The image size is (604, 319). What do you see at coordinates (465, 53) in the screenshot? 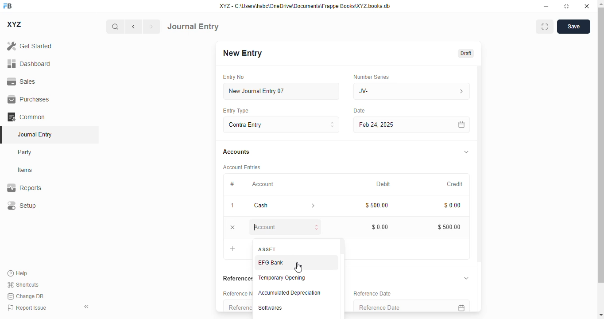
I see `draft` at bounding box center [465, 53].